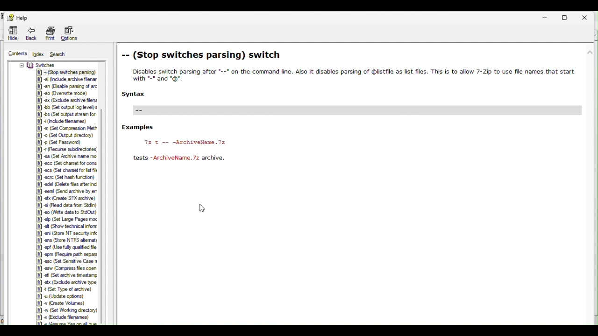  Describe the element at coordinates (546, 18) in the screenshot. I see `Minimise` at that location.